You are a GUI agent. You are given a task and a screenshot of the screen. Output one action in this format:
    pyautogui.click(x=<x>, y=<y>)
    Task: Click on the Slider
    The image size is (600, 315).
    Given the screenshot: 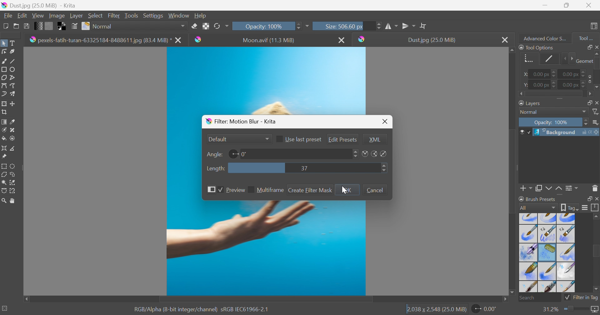 What is the action you would take?
    pyautogui.click(x=555, y=84)
    